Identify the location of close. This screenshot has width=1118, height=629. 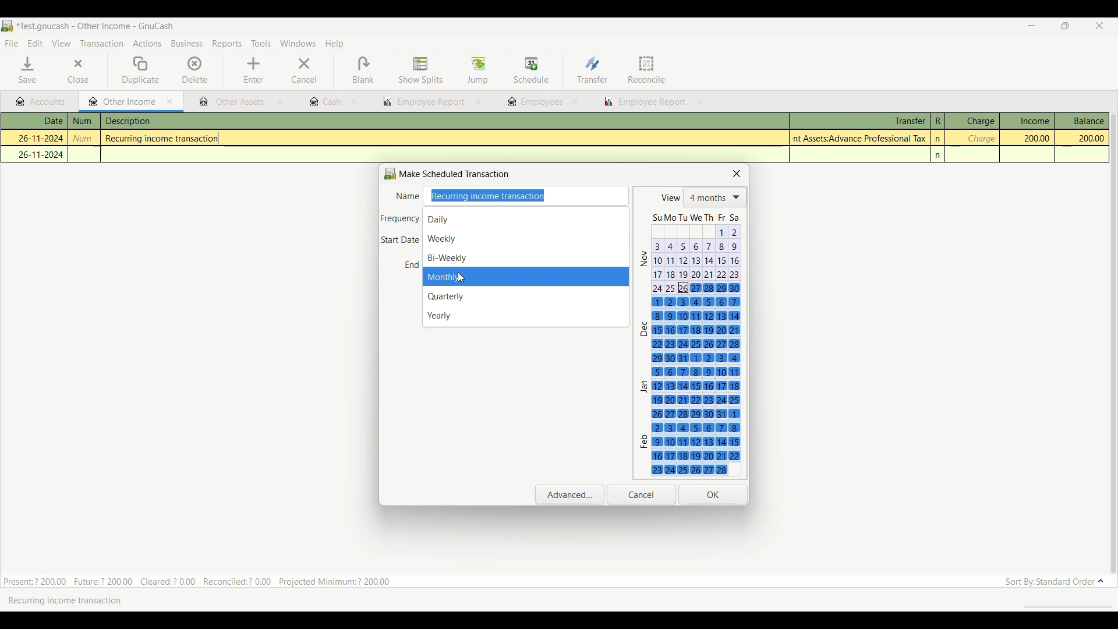
(479, 102).